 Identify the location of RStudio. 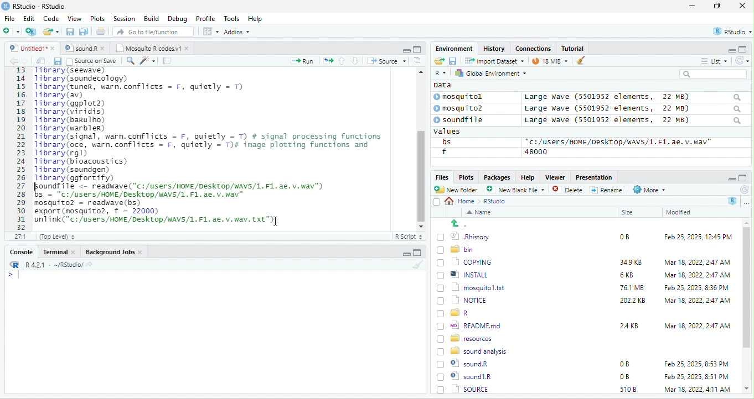
(35, 6).